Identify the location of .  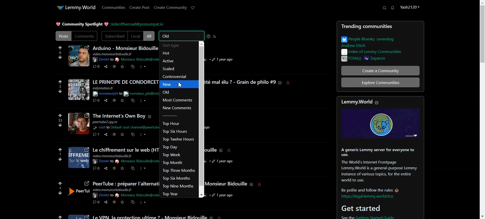
(107, 135).